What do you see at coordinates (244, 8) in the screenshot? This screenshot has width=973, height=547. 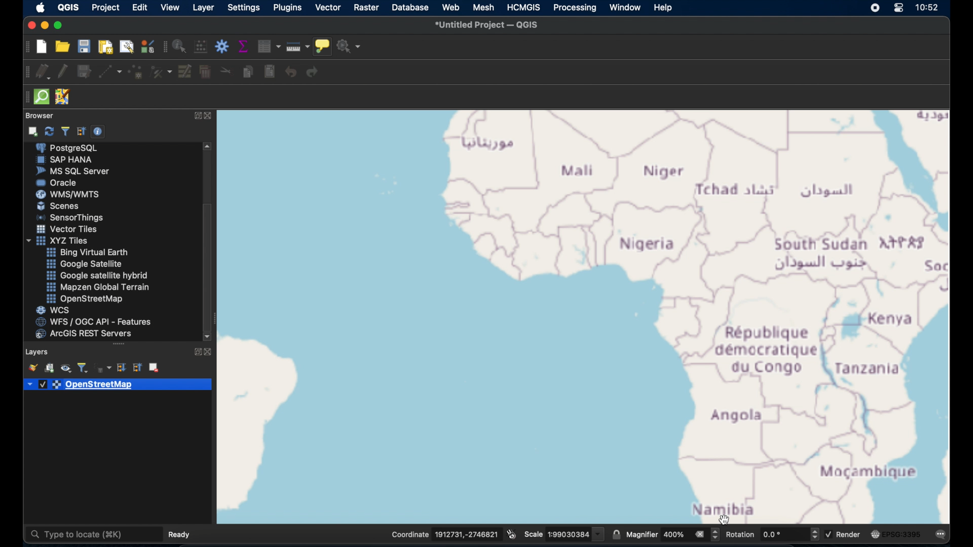 I see `settings` at bounding box center [244, 8].